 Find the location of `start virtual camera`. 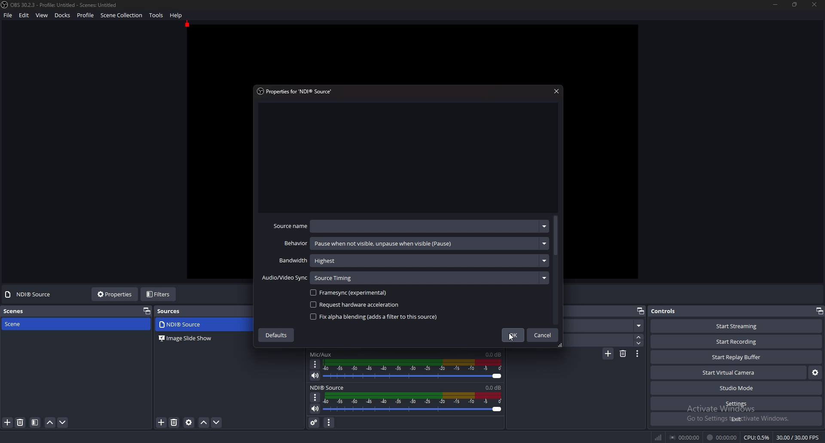

start virtual camera is located at coordinates (729, 372).